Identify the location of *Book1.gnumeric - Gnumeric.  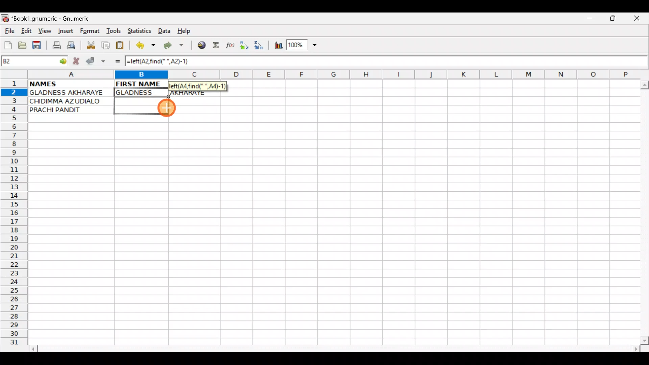
(56, 19).